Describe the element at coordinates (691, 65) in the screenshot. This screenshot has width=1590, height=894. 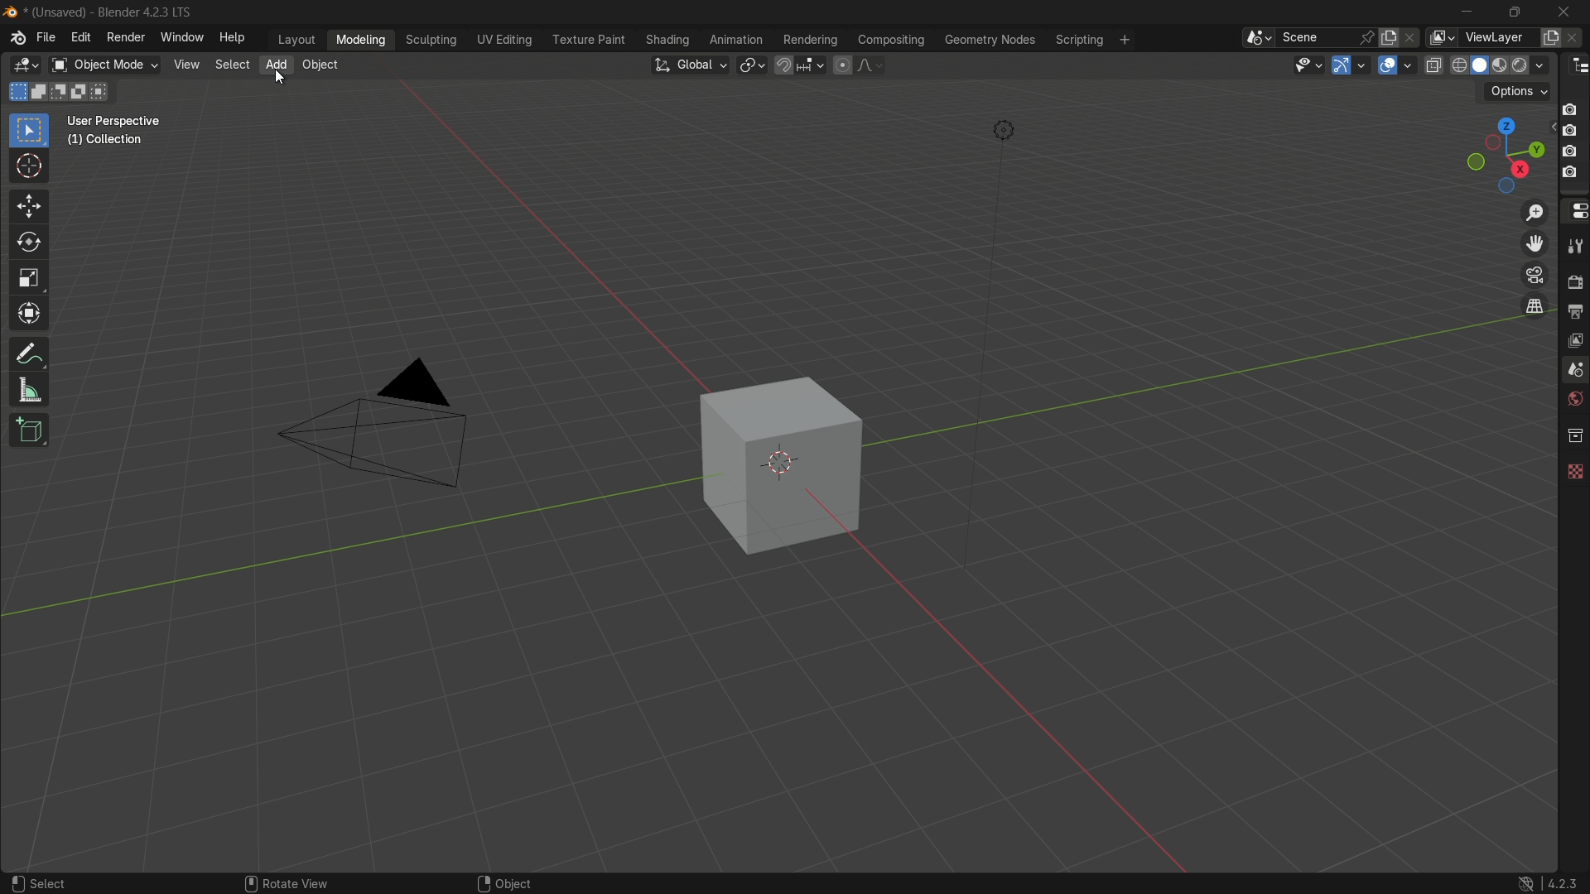
I see `transformation orientation` at that location.